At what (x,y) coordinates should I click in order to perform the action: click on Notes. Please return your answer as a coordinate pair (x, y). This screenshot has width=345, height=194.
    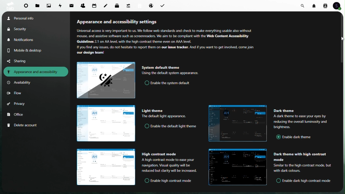
    Looking at the image, I should click on (107, 4).